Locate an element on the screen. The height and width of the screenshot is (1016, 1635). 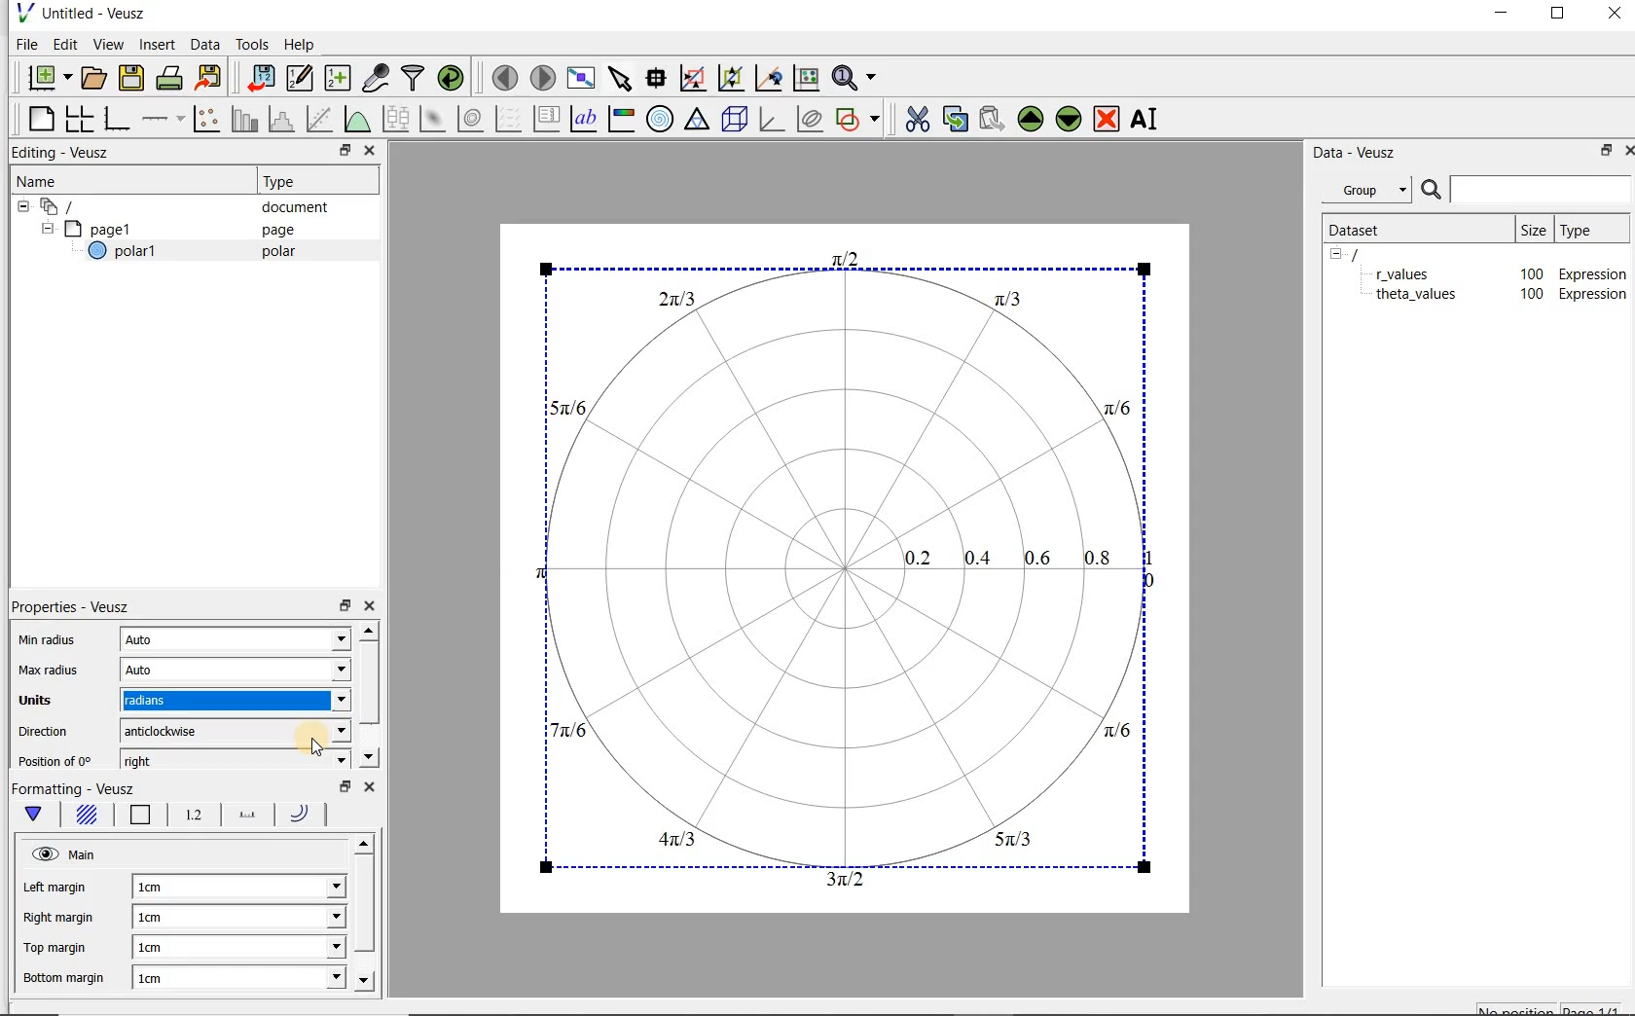
polar graph is located at coordinates (661, 119).